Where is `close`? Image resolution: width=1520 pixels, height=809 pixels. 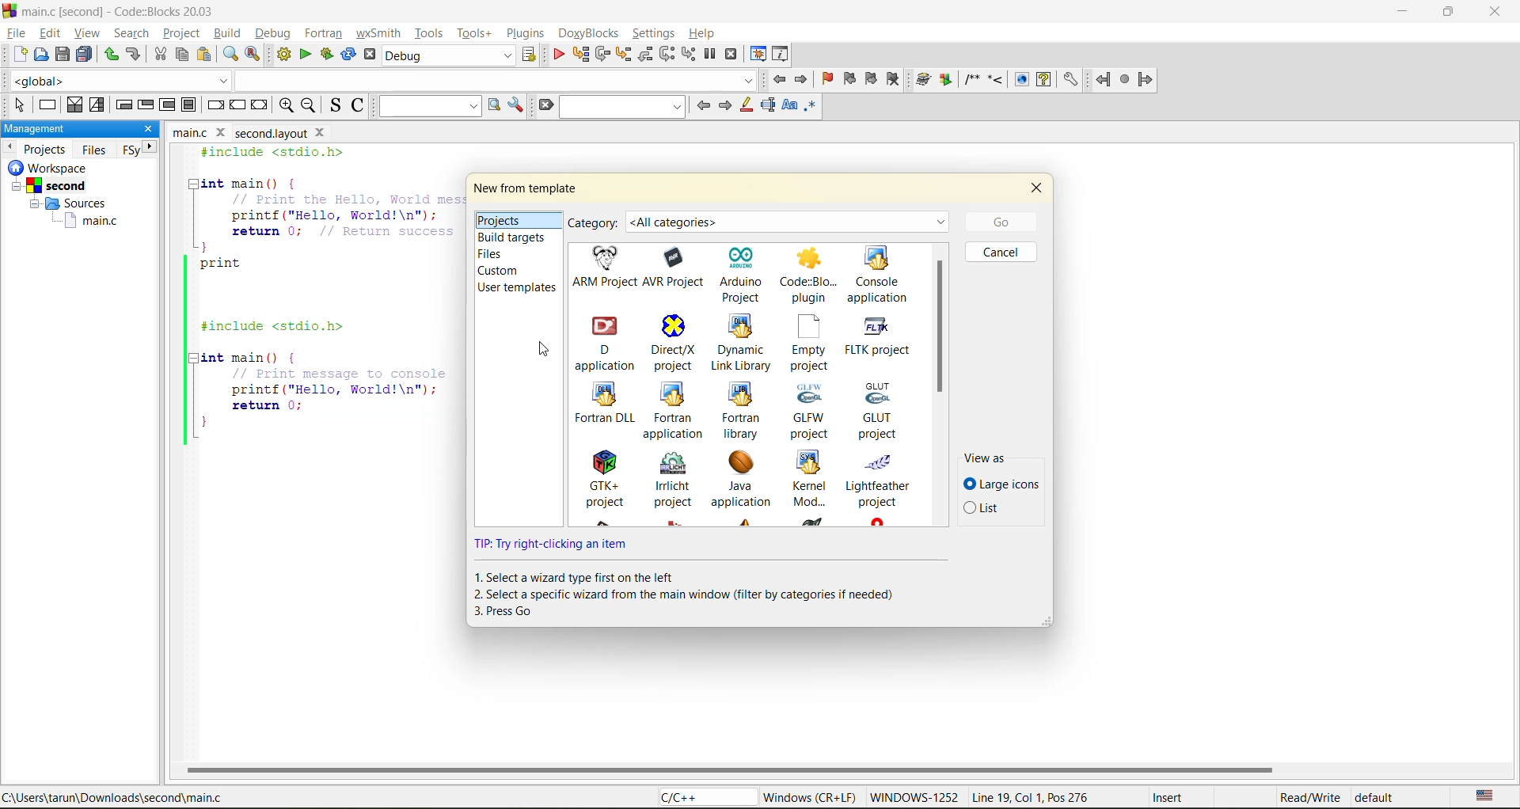 close is located at coordinates (146, 128).